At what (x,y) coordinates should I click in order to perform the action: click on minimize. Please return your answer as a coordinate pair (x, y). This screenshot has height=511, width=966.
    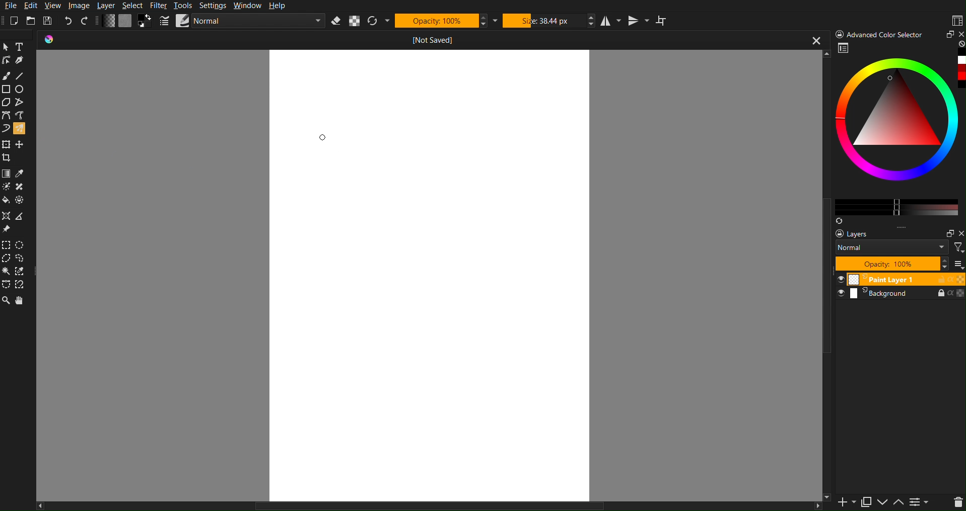
    Looking at the image, I should click on (946, 232).